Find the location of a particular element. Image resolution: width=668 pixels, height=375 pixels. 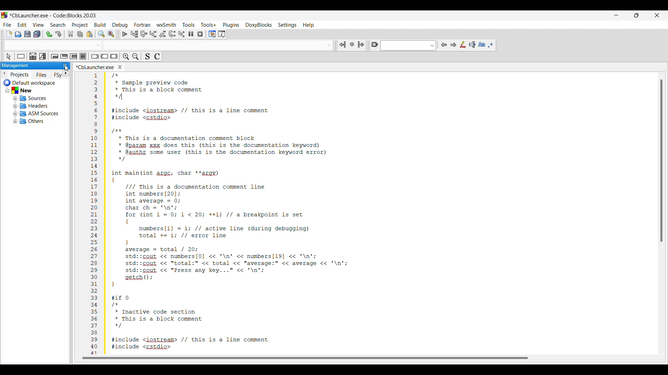

Project name, software name and version is located at coordinates (53, 15).